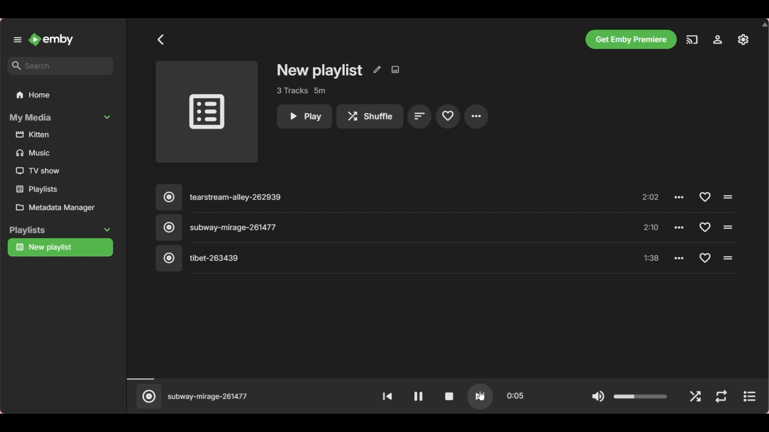 Image resolution: width=769 pixels, height=432 pixels. Describe the element at coordinates (34, 135) in the screenshot. I see `kitten` at that location.